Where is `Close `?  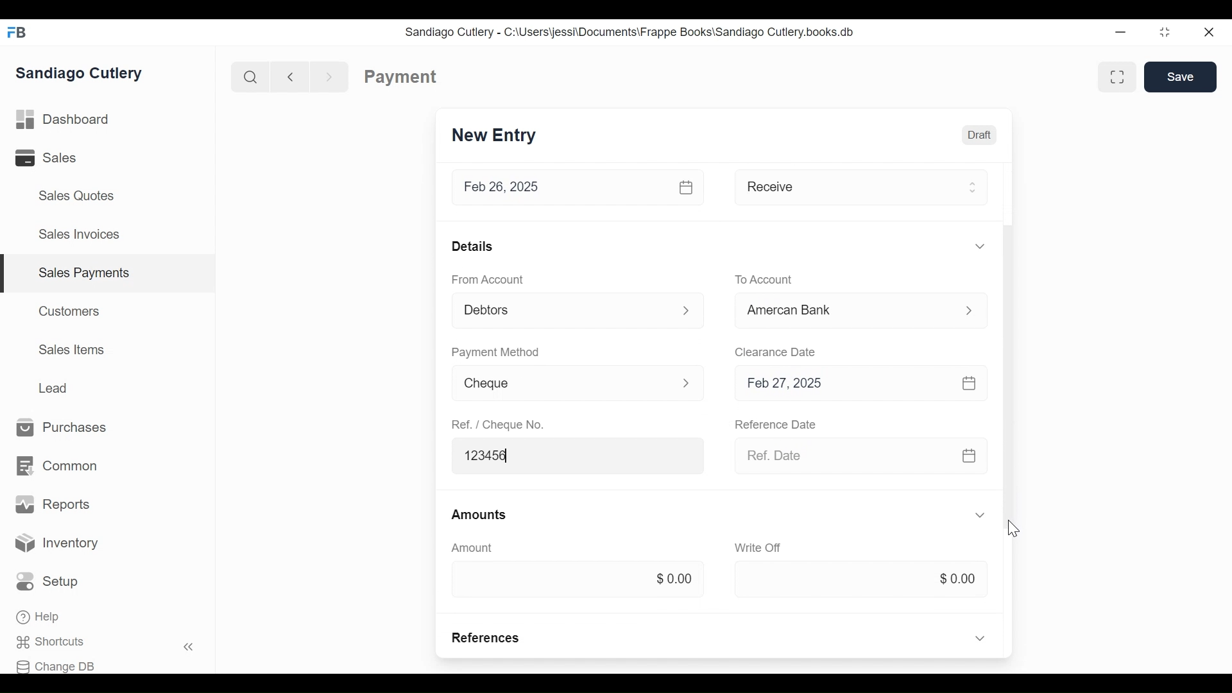
Close  is located at coordinates (1210, 32).